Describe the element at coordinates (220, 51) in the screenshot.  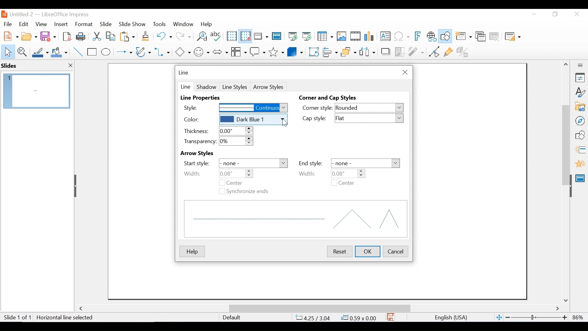
I see `Block Arrows` at that location.